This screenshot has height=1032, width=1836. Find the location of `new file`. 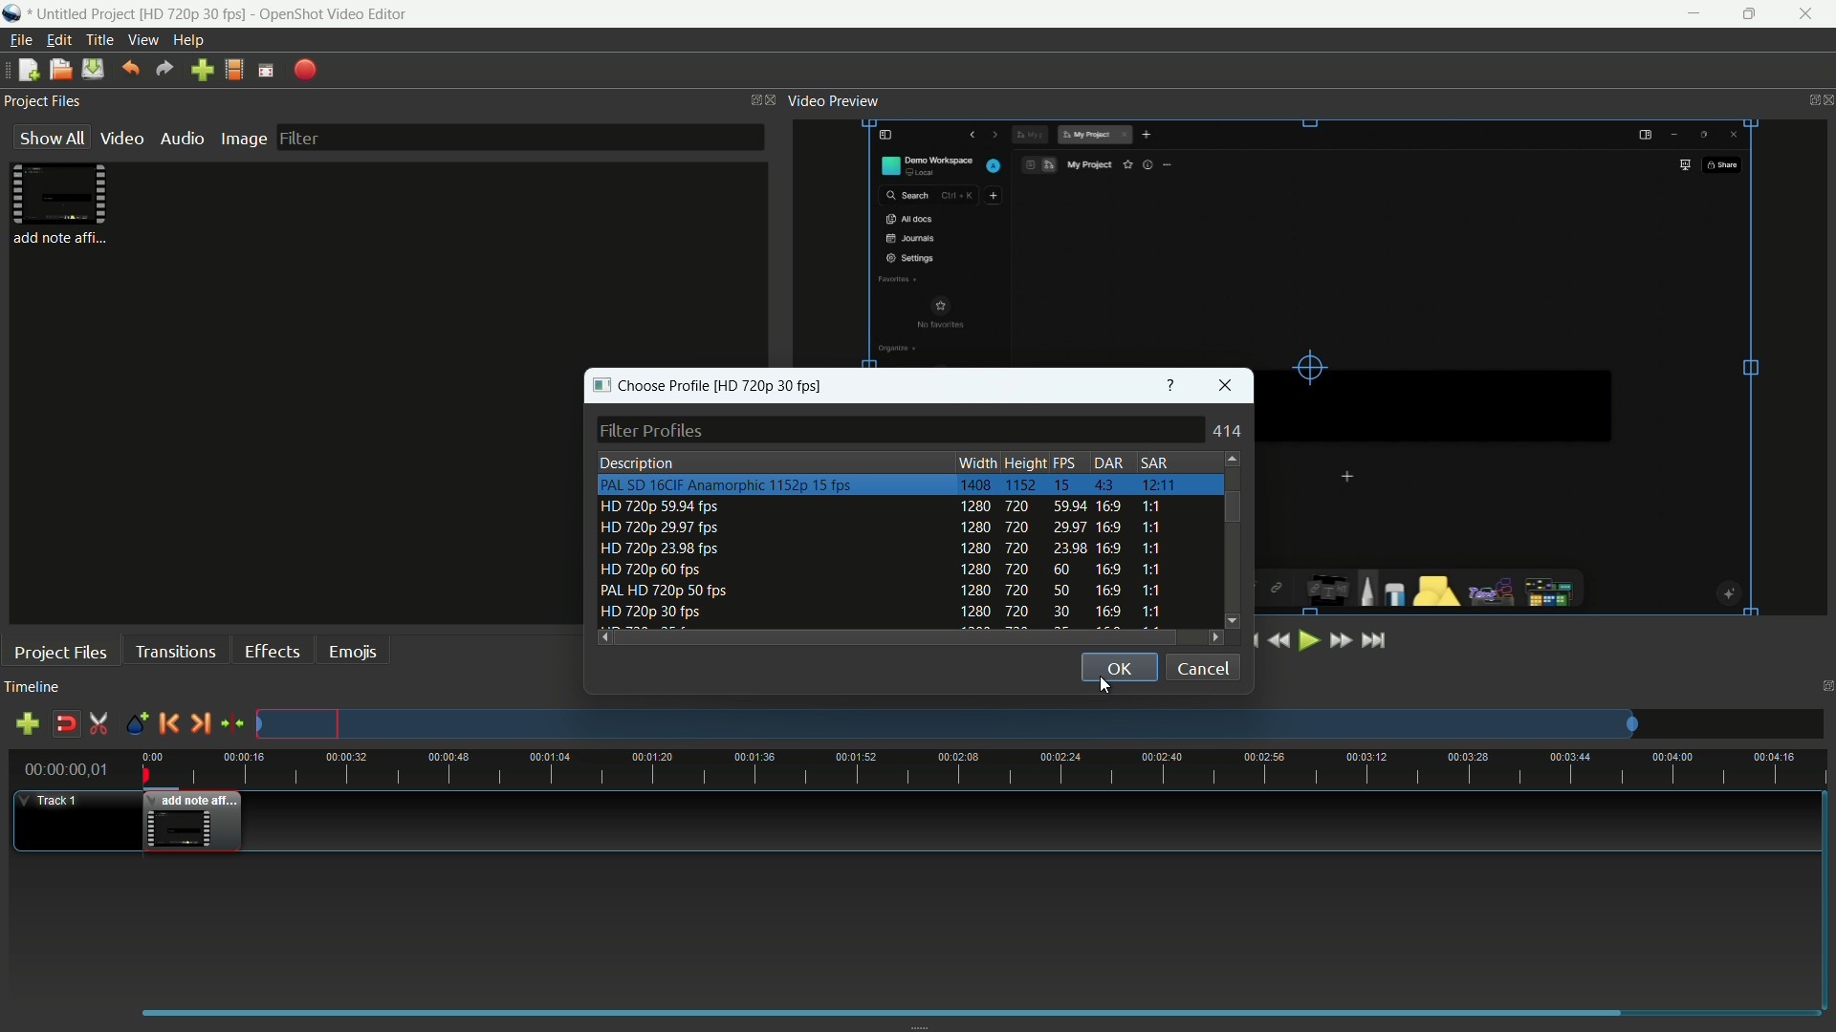

new file is located at coordinates (28, 70).